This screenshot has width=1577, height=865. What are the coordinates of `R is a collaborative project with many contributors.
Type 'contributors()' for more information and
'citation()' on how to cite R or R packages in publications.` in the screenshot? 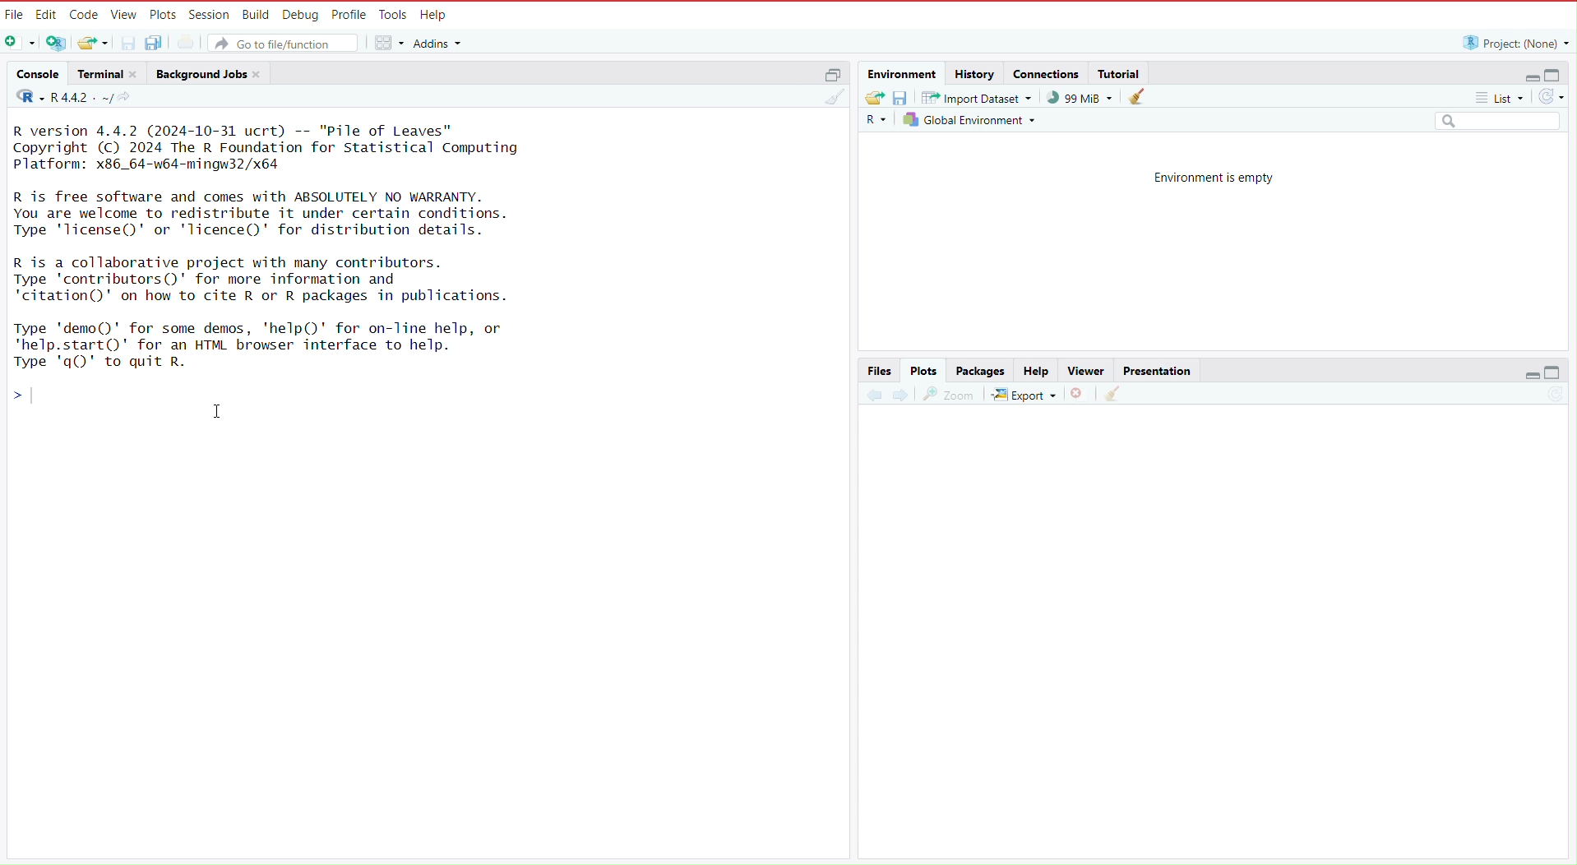 It's located at (272, 279).